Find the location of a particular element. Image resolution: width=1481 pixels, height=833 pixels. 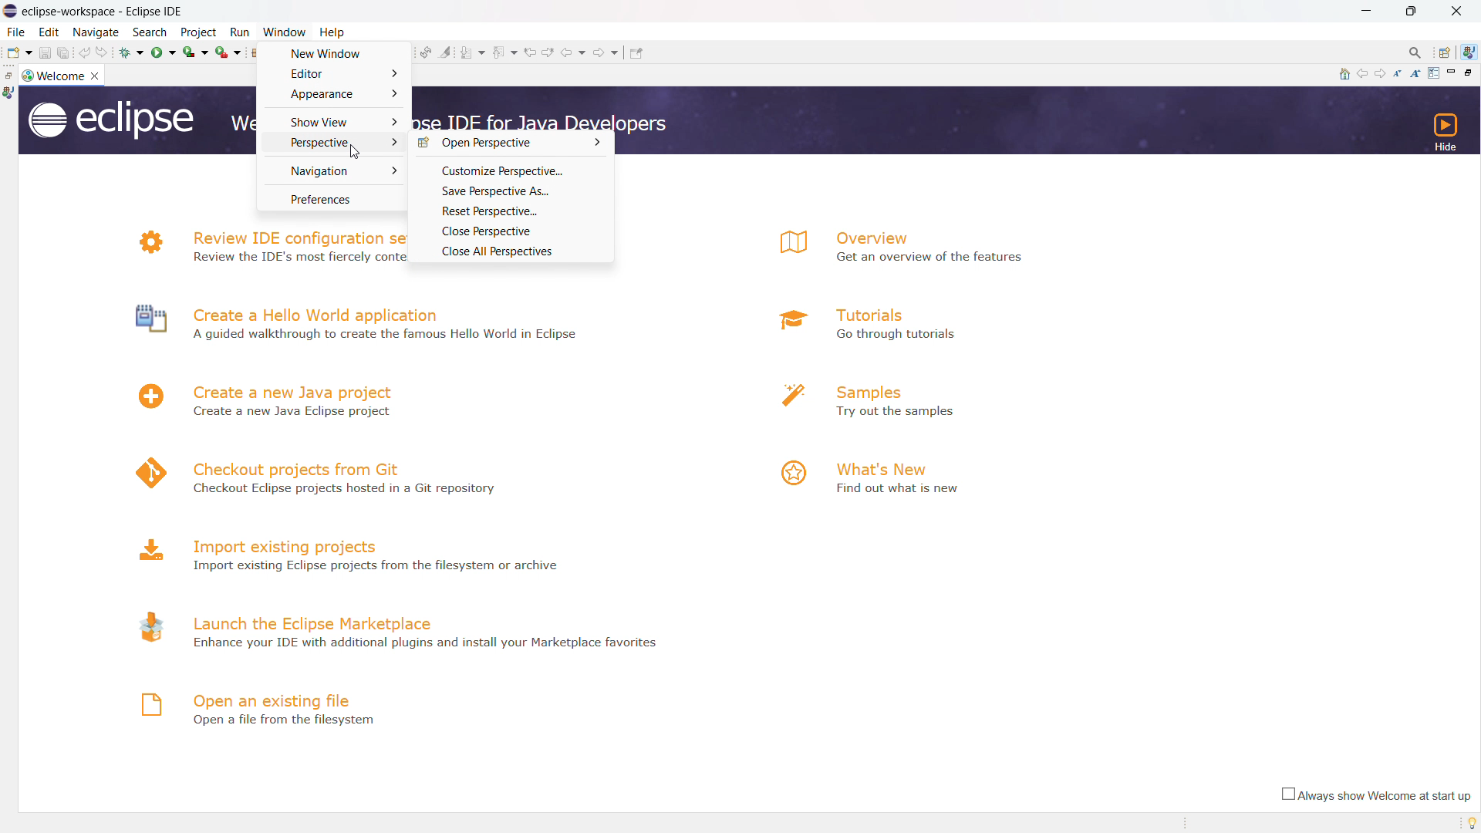

- Enhance your IDE with additional plugins and install your Marketplace favorites is located at coordinates (429, 643).